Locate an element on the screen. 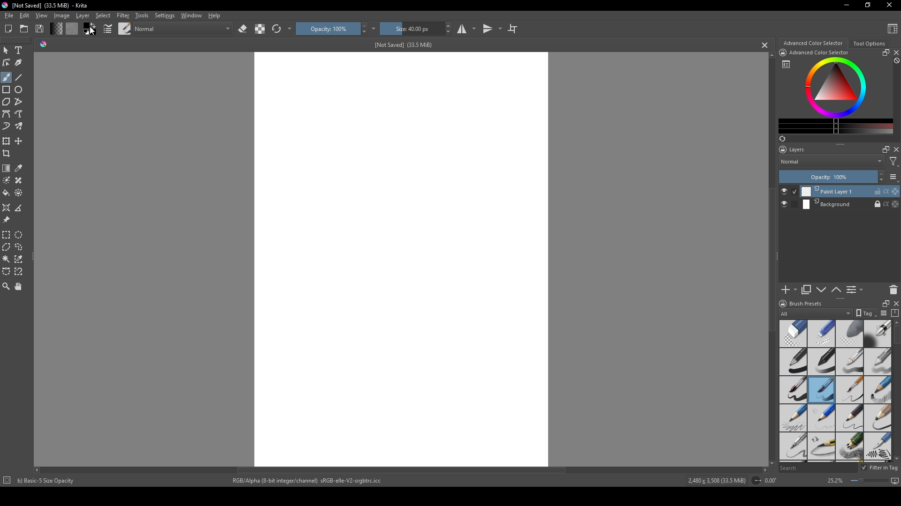 This screenshot has height=506, width=901. Filter is located at coordinates (122, 15).